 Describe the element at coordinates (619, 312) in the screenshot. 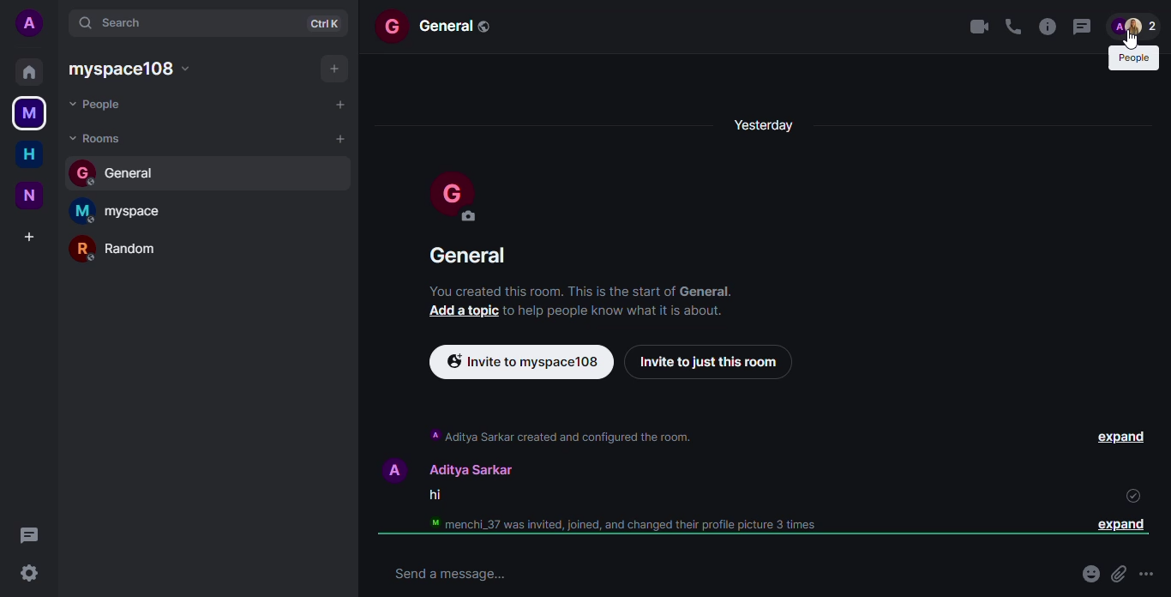

I see `to help people Know what It Is about.` at that location.